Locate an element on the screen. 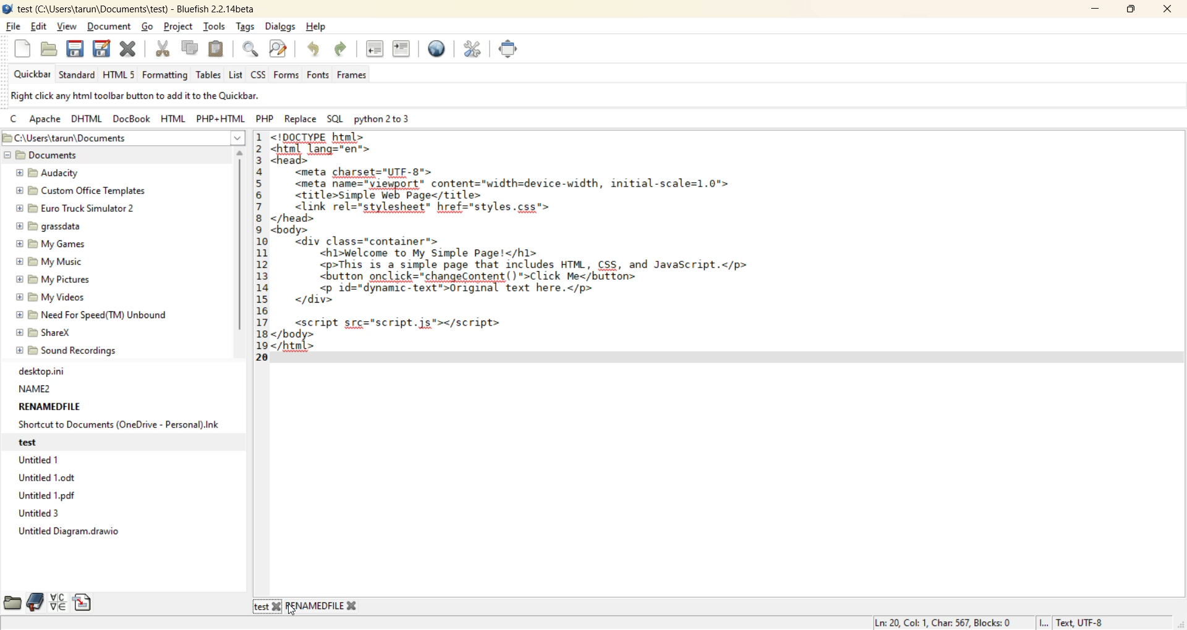  ShareX is located at coordinates (49, 331).